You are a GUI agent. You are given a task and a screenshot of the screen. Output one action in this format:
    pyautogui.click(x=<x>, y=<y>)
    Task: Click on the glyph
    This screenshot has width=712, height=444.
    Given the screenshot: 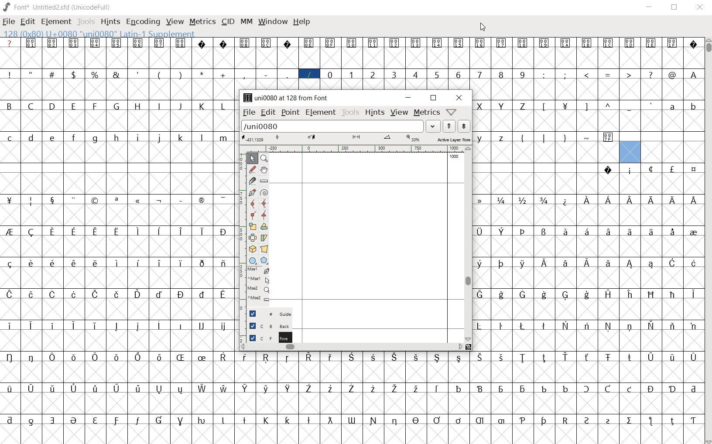 What is the action you would take?
    pyautogui.click(x=202, y=325)
    